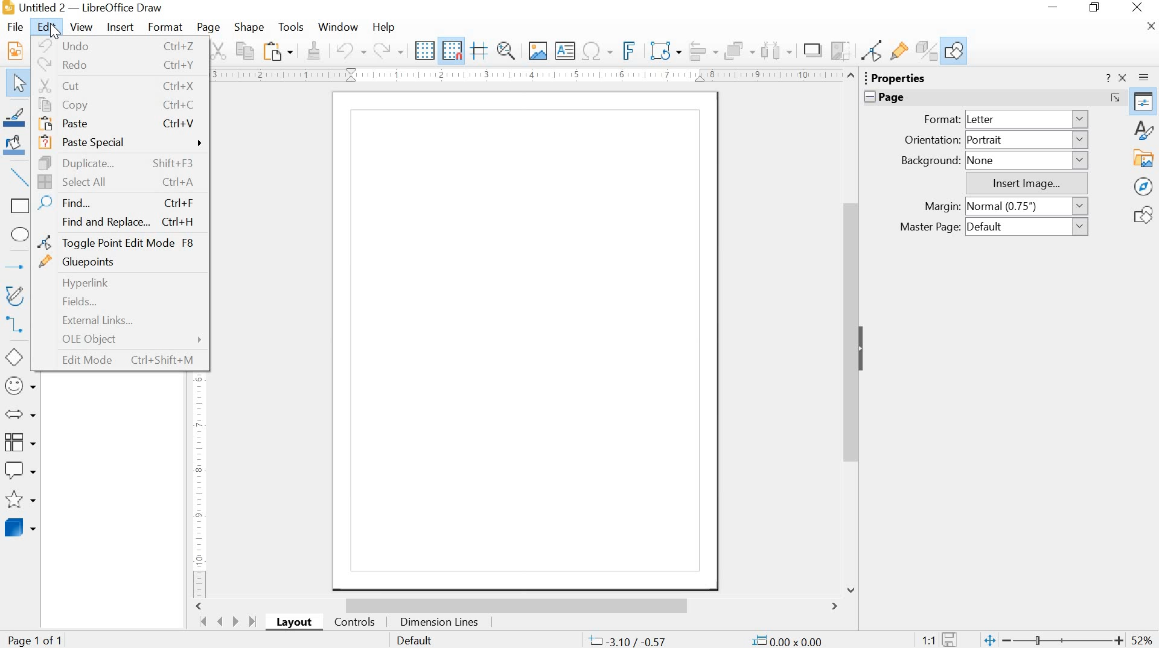 Image resolution: width=1159 pixels, height=648 pixels. Describe the element at coordinates (944, 637) in the screenshot. I see `save` at that location.